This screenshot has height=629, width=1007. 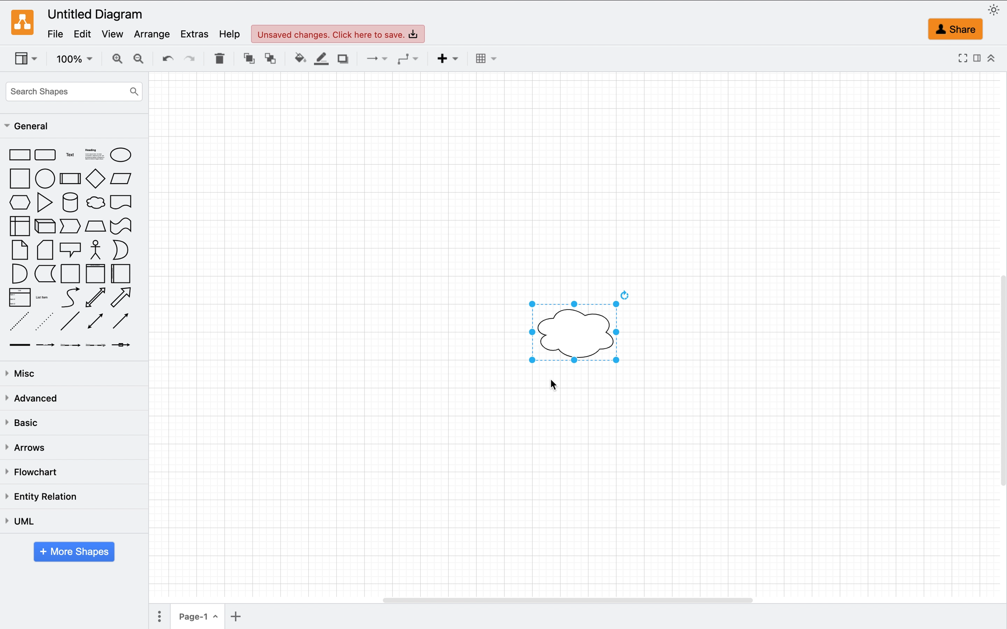 What do you see at coordinates (121, 273) in the screenshot?
I see `horizontal container` at bounding box center [121, 273].